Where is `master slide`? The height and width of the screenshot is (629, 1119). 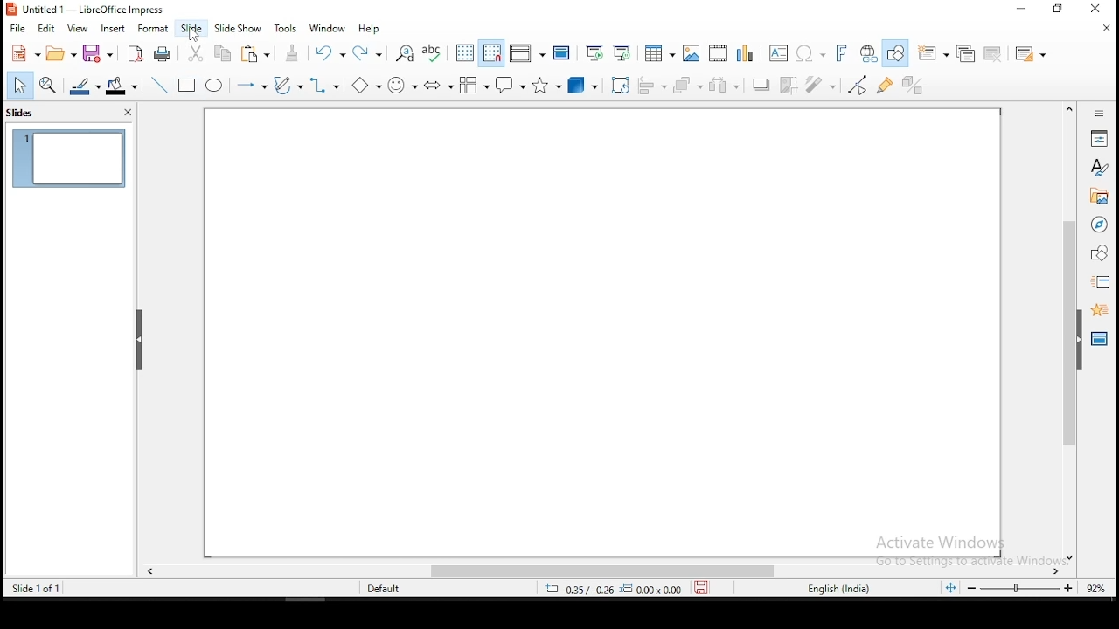 master slide is located at coordinates (562, 51).